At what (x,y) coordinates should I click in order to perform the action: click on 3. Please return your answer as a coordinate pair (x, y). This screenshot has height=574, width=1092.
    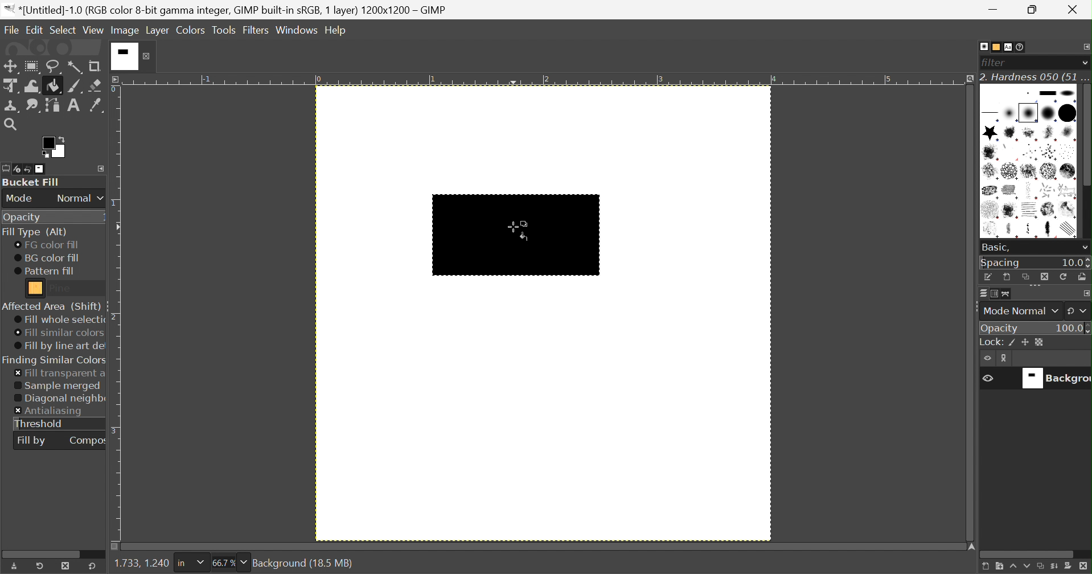
    Looking at the image, I should click on (116, 430).